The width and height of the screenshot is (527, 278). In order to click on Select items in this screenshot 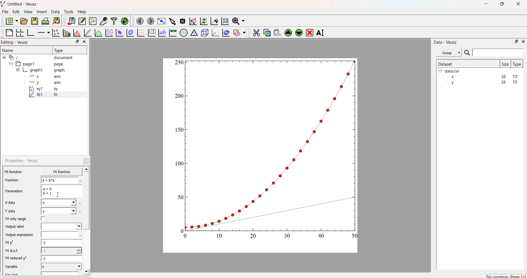, I will do `click(172, 21)`.